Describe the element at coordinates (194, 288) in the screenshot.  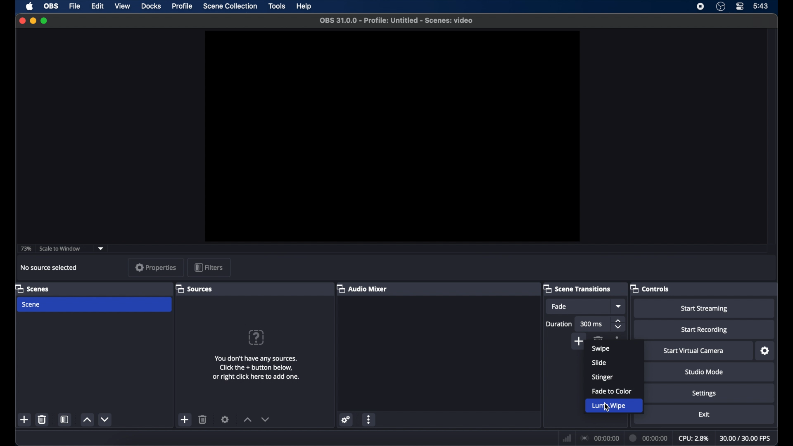
I see `sources` at that location.